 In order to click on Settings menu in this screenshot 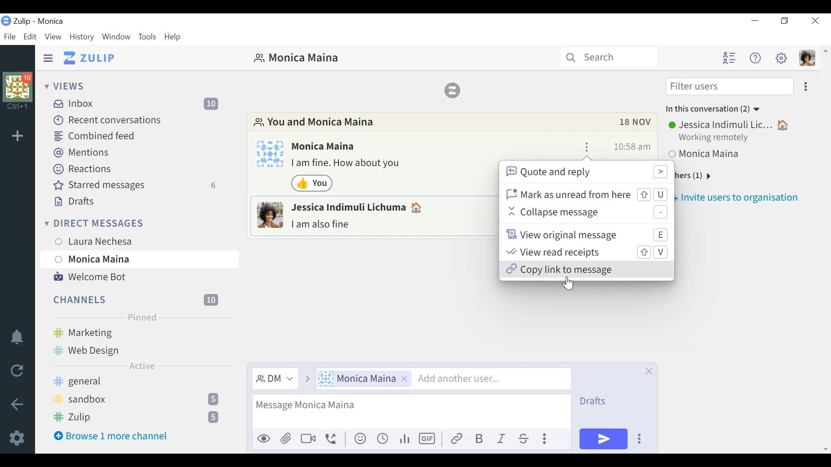, I will do `click(781, 58)`.